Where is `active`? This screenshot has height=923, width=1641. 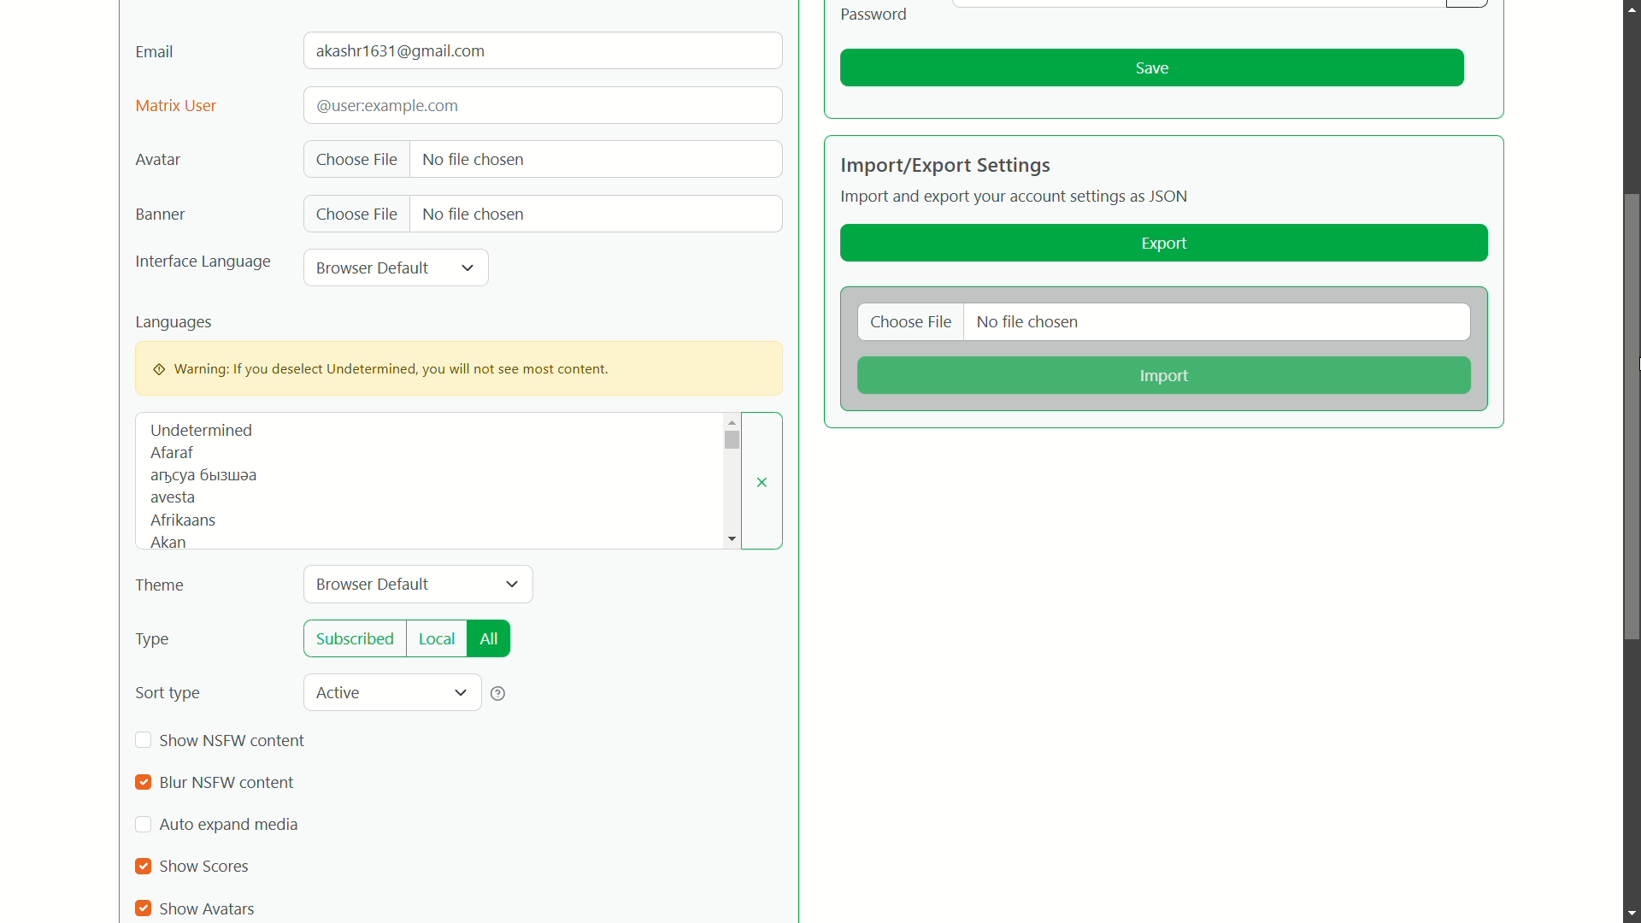
active is located at coordinates (342, 691).